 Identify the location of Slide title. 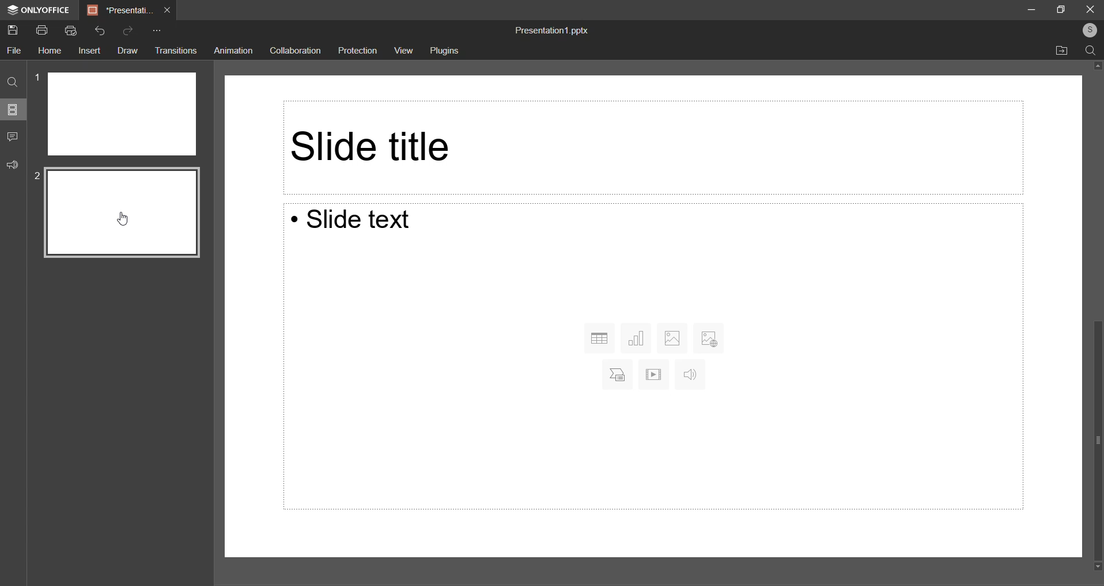
(648, 146).